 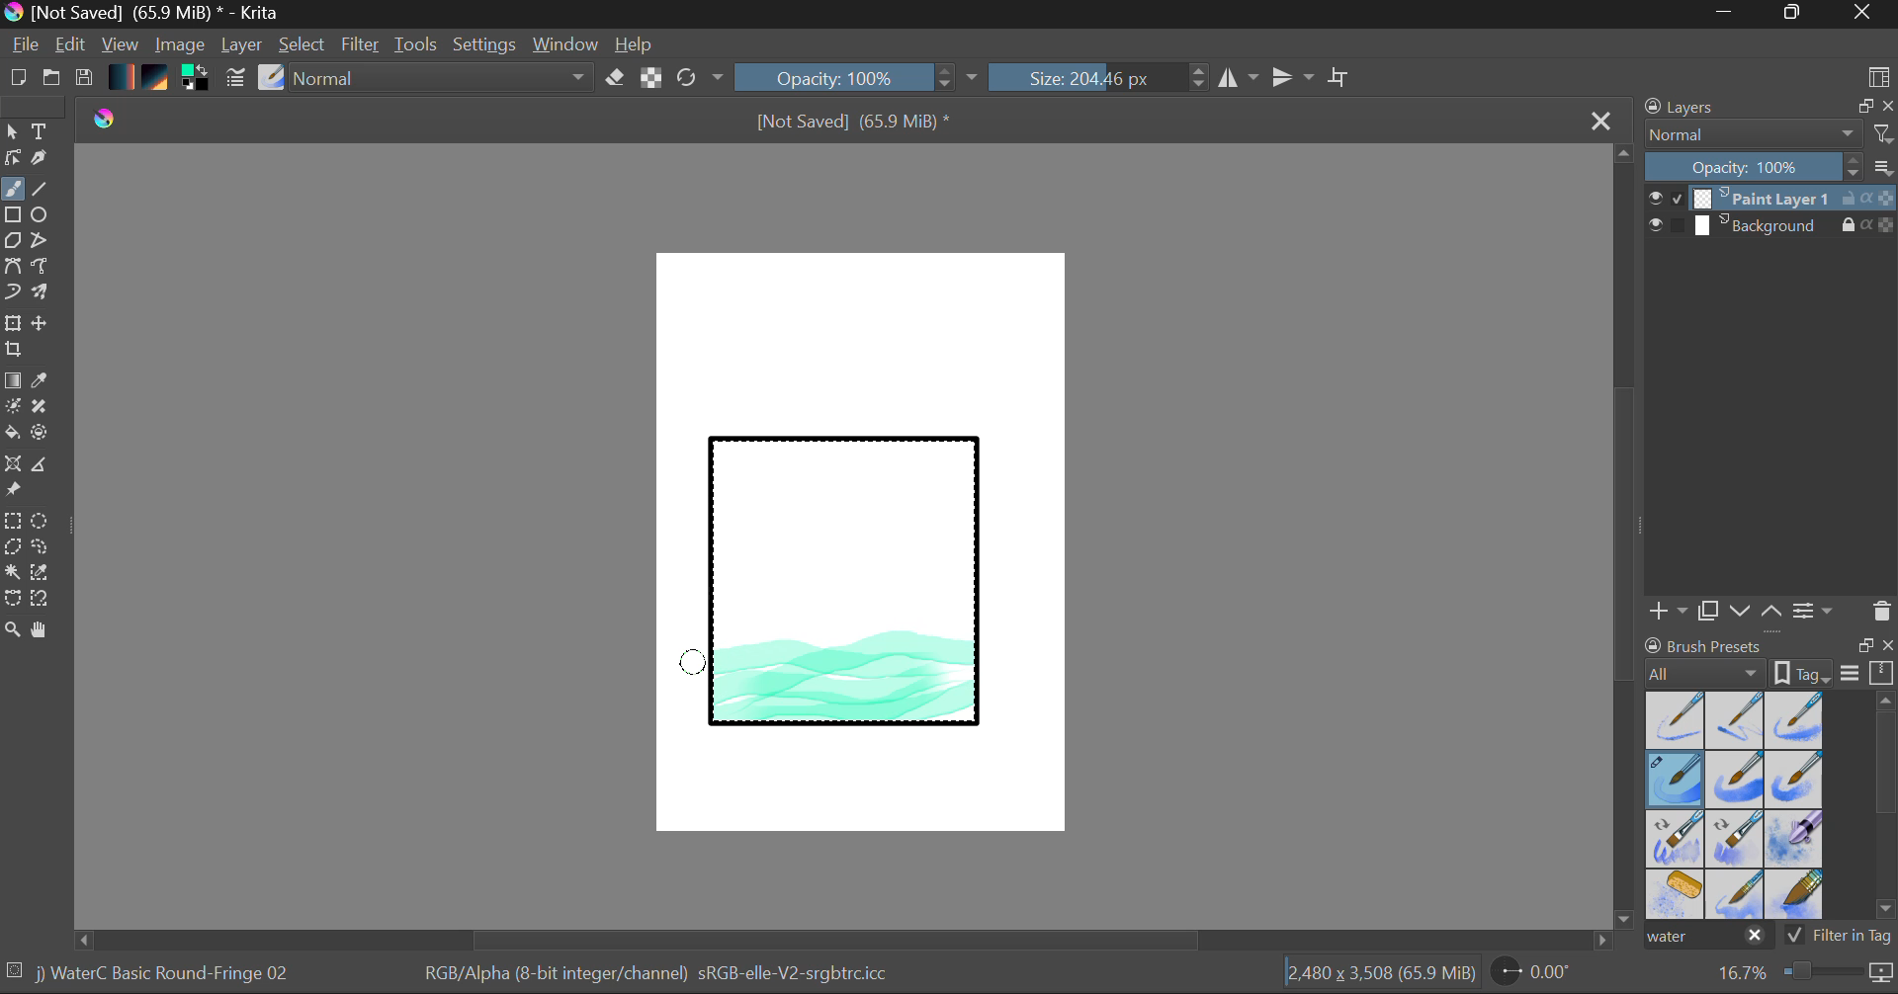 What do you see at coordinates (12, 524) in the screenshot?
I see `Rectangle Selection Tool` at bounding box center [12, 524].